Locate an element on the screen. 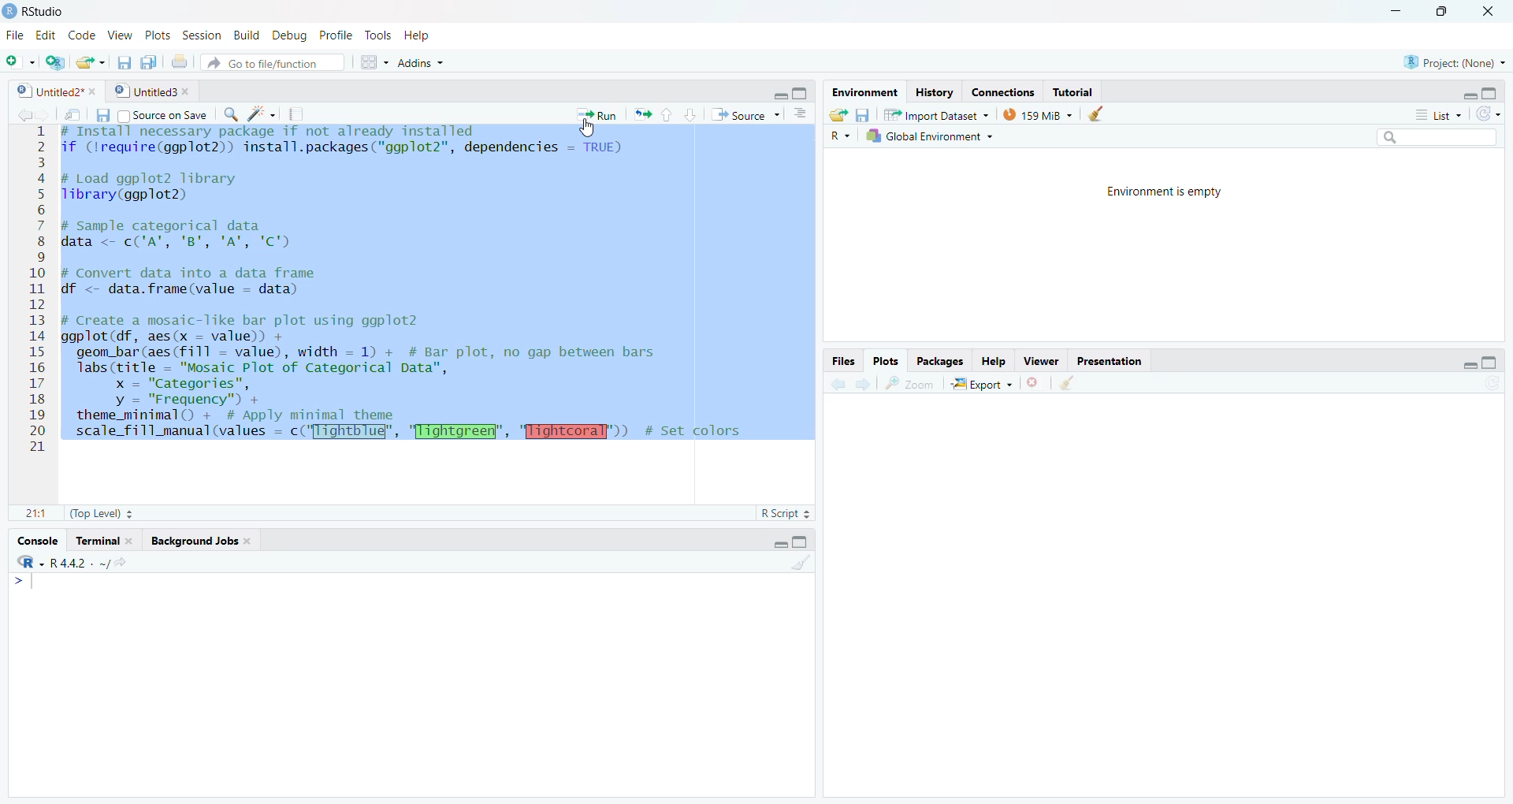 The height and width of the screenshot is (804, 1513). Typing indicator is located at coordinates (26, 585).